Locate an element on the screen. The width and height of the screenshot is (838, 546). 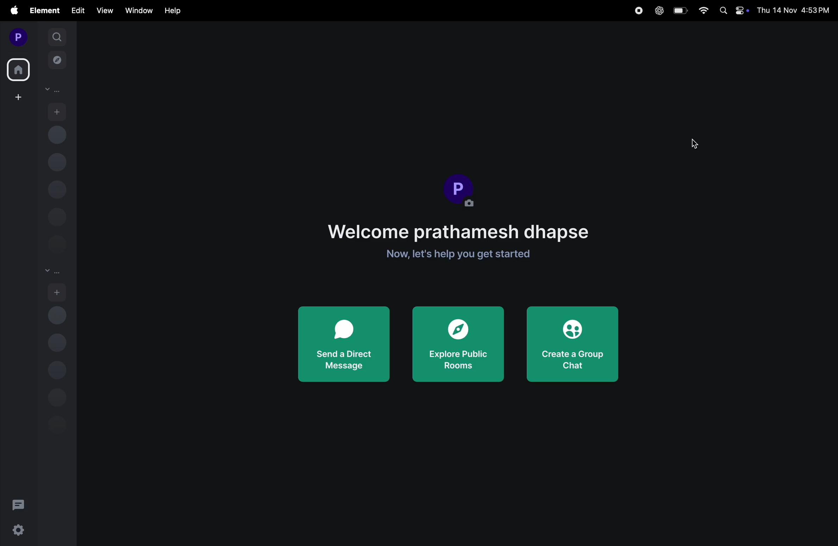
explore rooms is located at coordinates (57, 58).